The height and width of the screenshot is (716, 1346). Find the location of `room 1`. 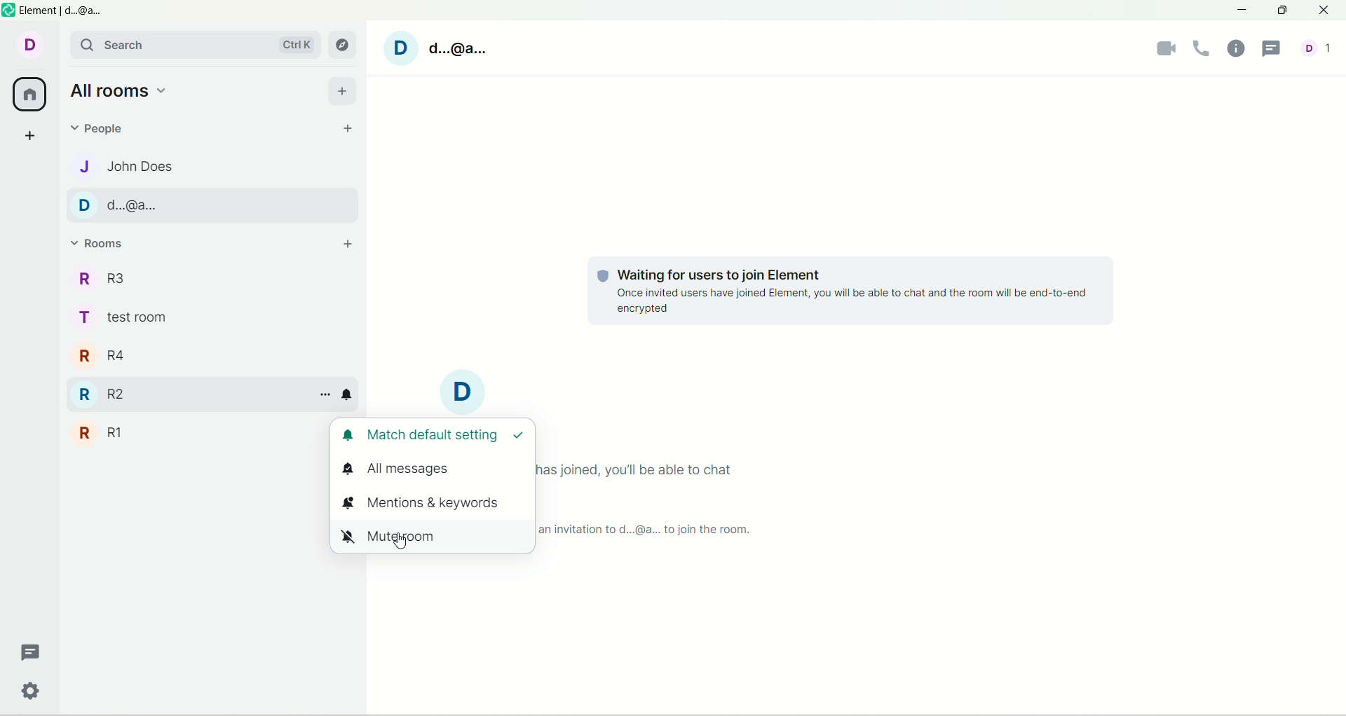

room 1 is located at coordinates (125, 432).